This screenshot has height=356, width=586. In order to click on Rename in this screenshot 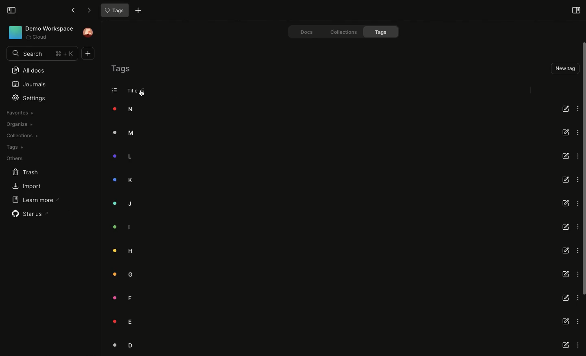, I will do `click(565, 108)`.